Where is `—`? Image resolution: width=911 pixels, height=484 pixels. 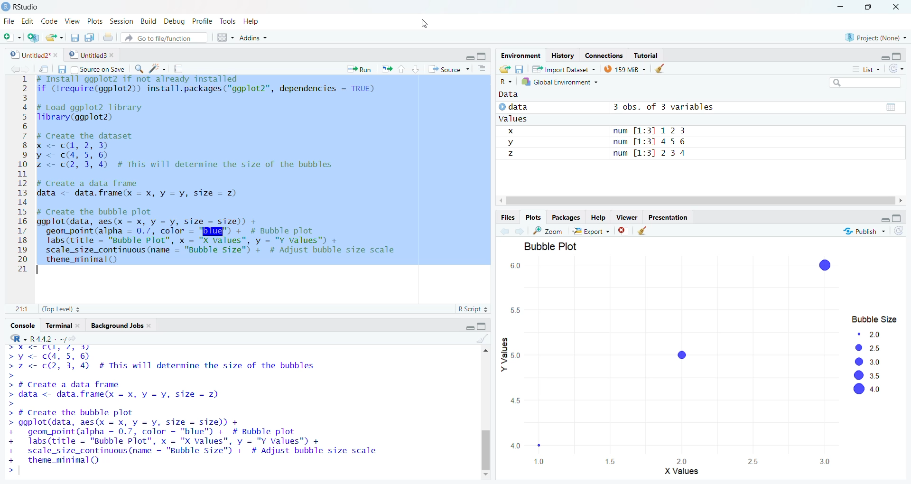
— is located at coordinates (629, 216).